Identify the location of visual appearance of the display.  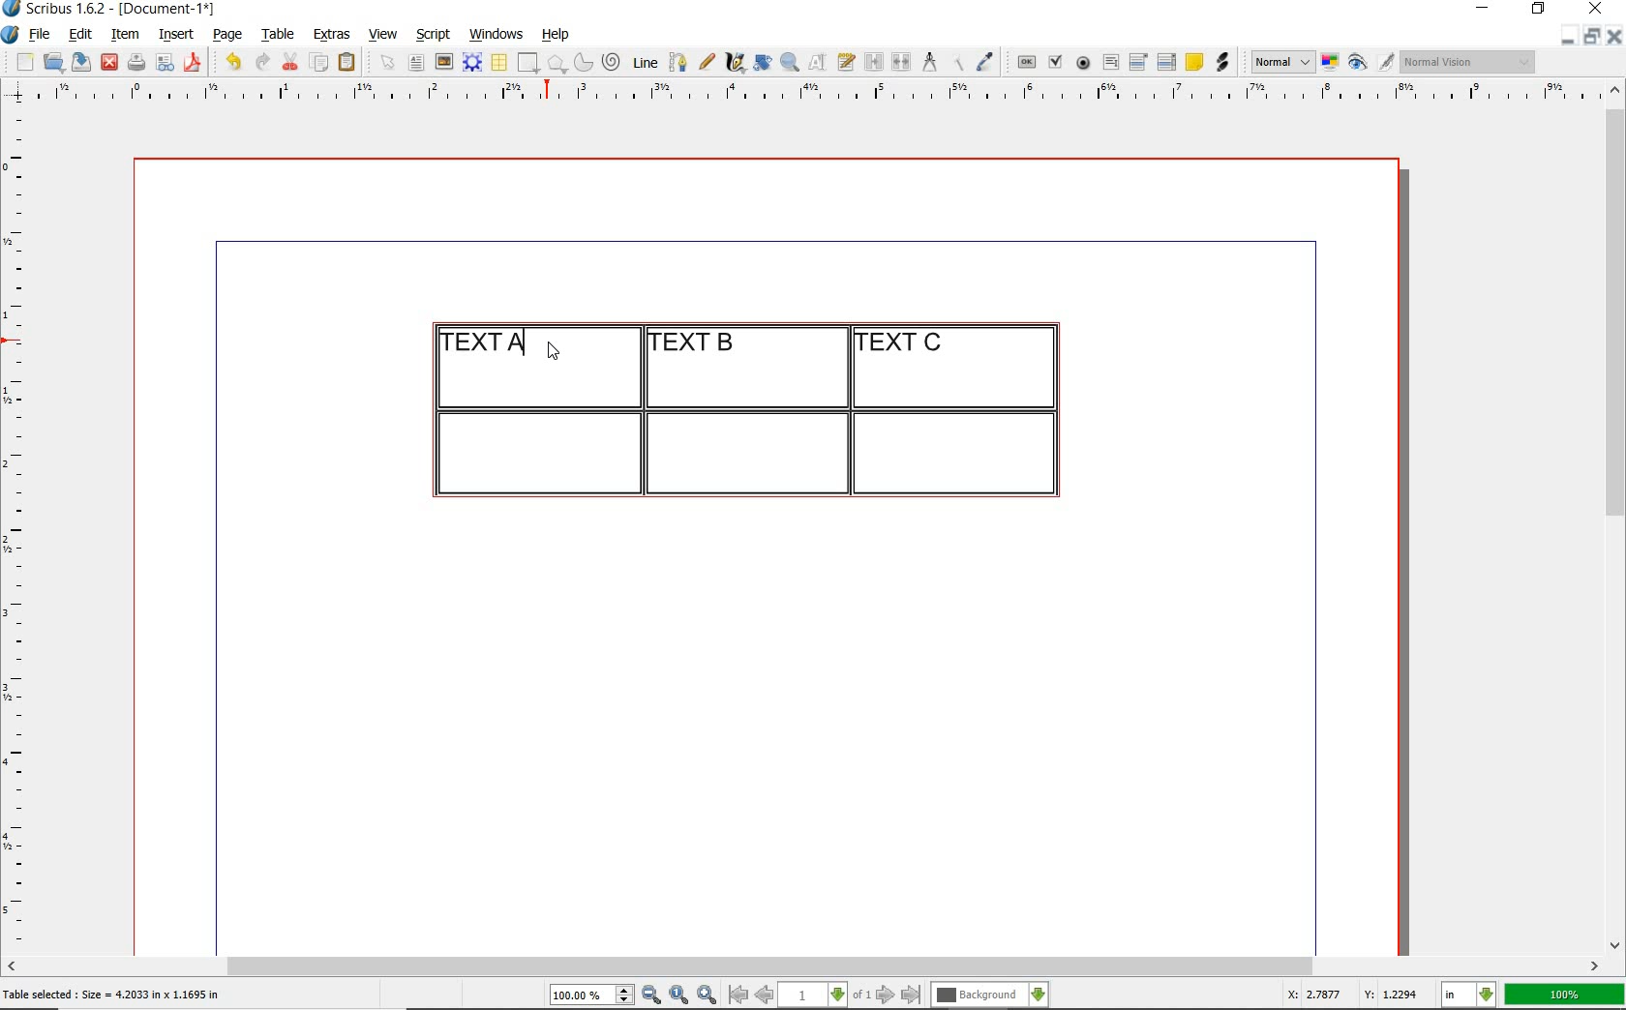
(1469, 62).